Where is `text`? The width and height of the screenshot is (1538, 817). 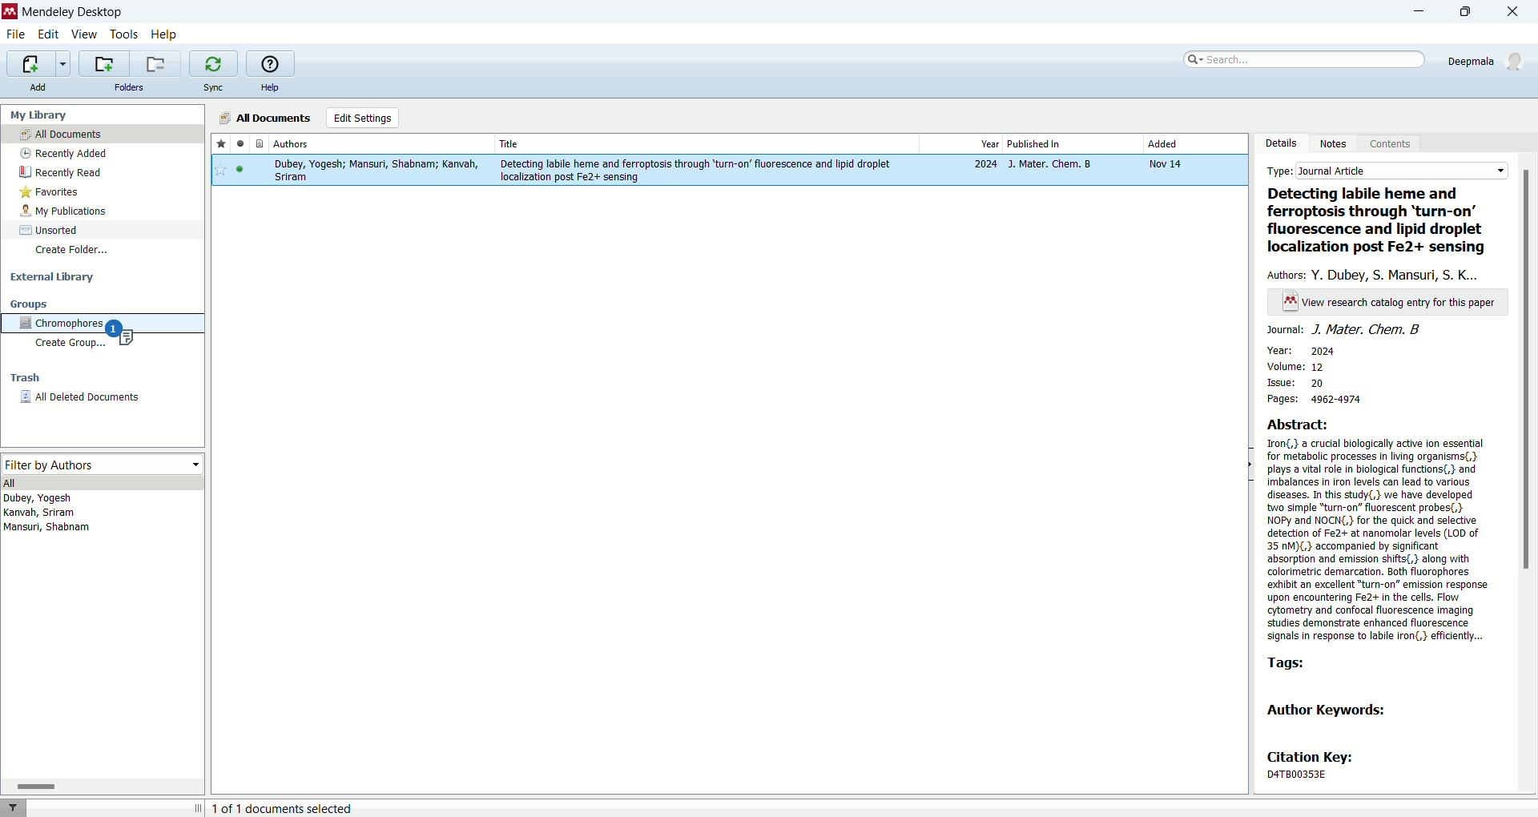 text is located at coordinates (1390, 303).